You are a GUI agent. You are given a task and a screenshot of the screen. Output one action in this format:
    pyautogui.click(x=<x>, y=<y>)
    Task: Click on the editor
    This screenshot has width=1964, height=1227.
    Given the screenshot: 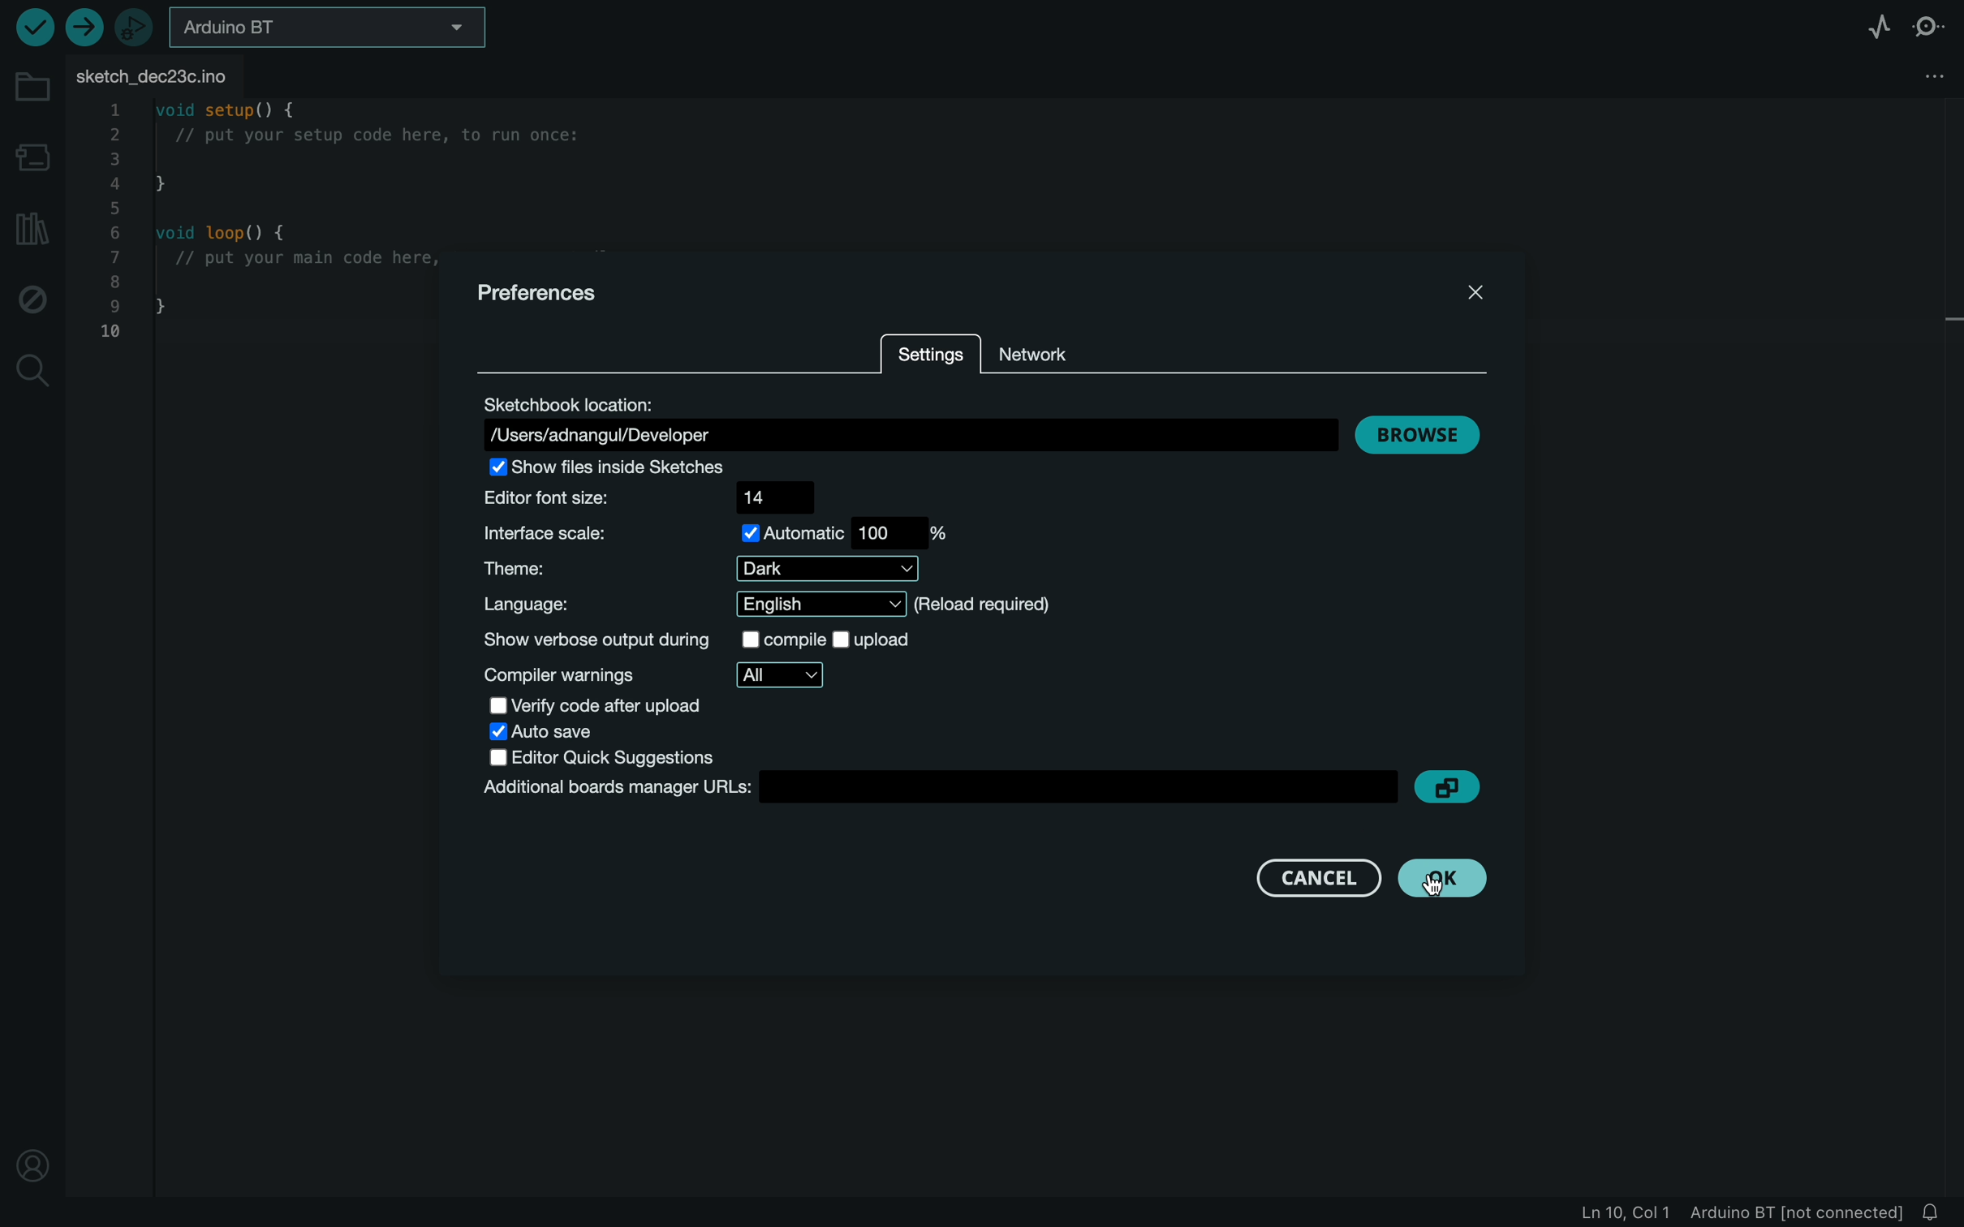 What is the action you would take?
    pyautogui.click(x=658, y=757)
    